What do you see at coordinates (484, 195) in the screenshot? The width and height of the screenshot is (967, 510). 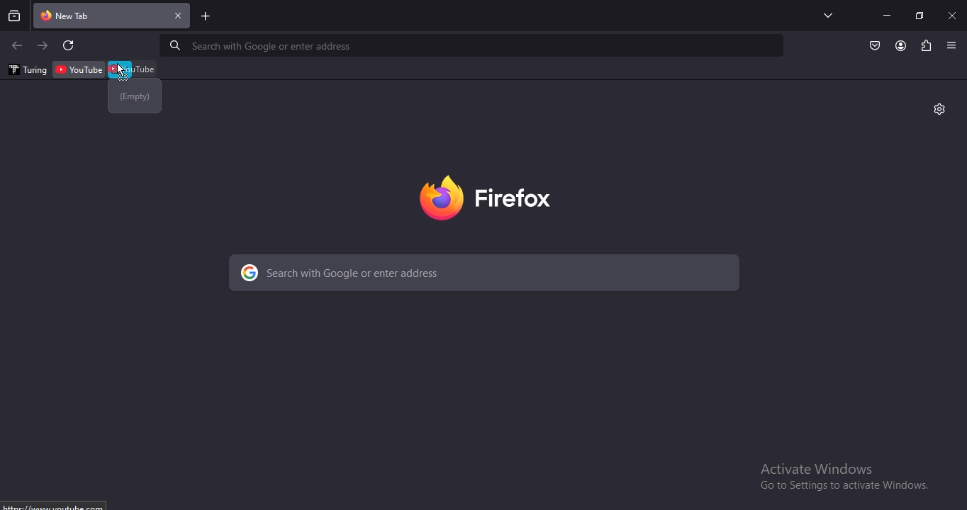 I see `firebox` at bounding box center [484, 195].